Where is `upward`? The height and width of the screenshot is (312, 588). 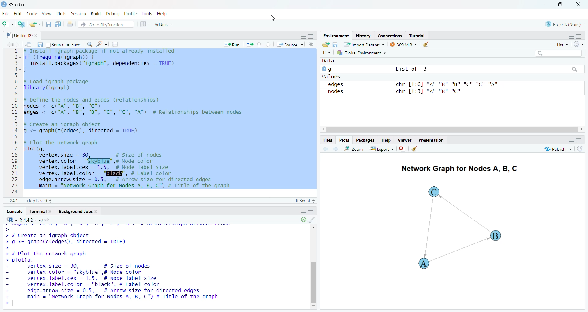
upward is located at coordinates (261, 45).